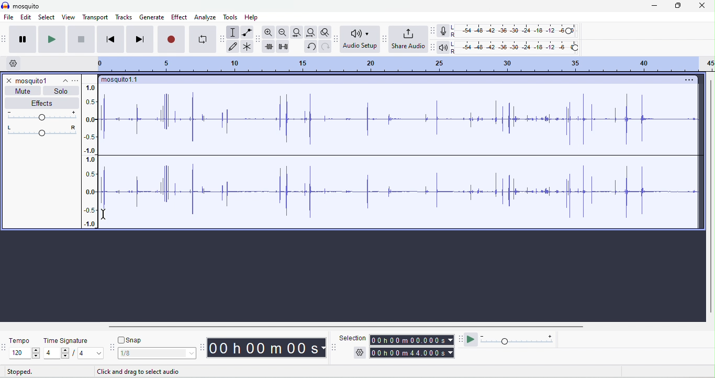  What do you see at coordinates (12, 63) in the screenshot?
I see `timeline options` at bounding box center [12, 63].